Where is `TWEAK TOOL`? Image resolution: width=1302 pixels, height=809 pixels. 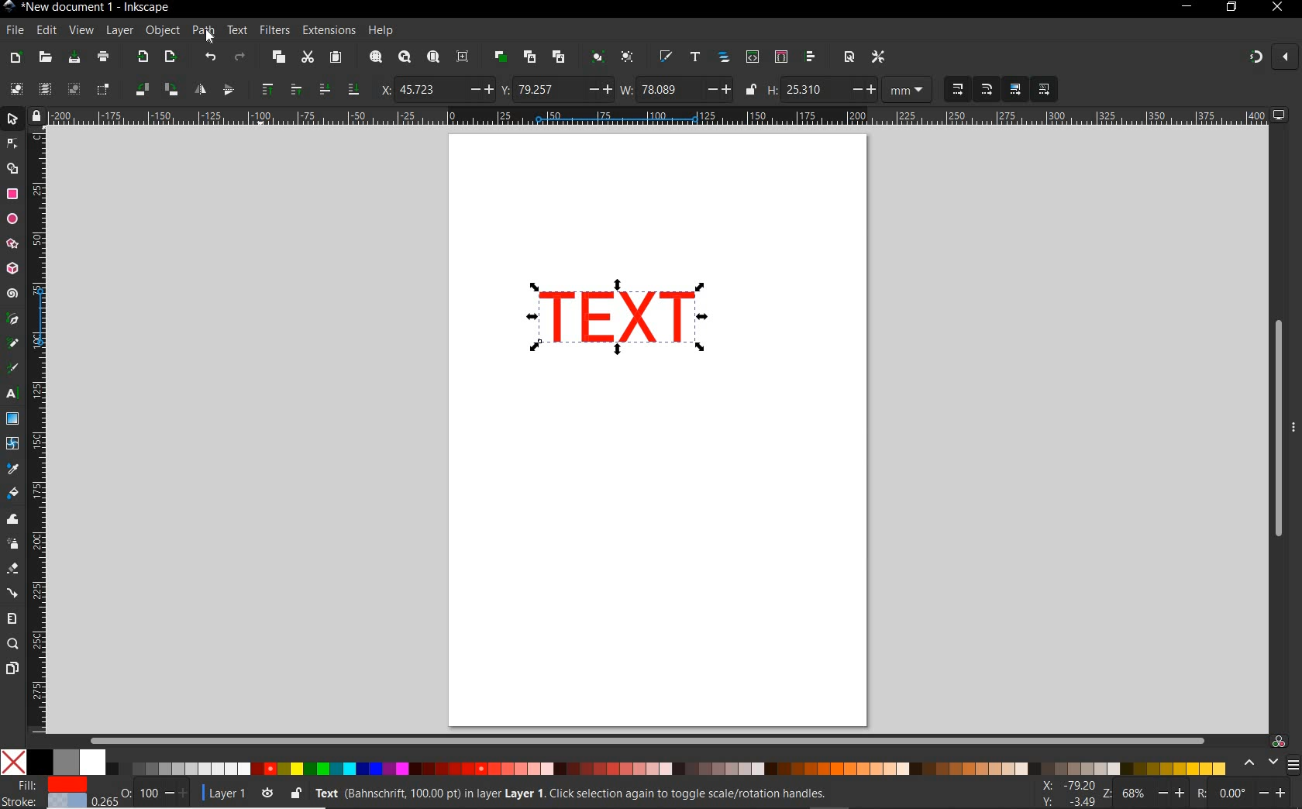 TWEAK TOOL is located at coordinates (14, 520).